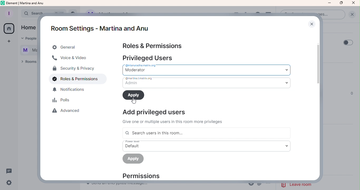 This screenshot has width=360, height=190. I want to click on Rooms, so click(27, 63).